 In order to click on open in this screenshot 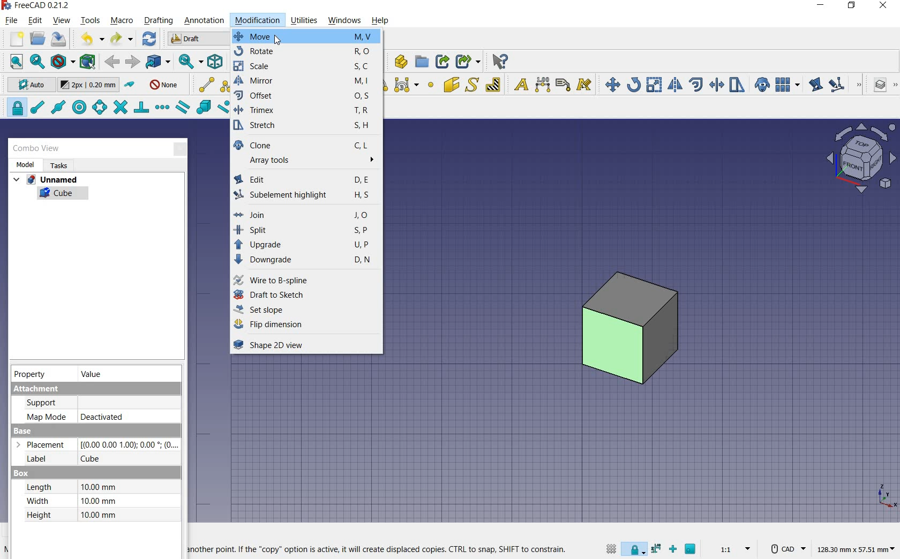, I will do `click(39, 39)`.